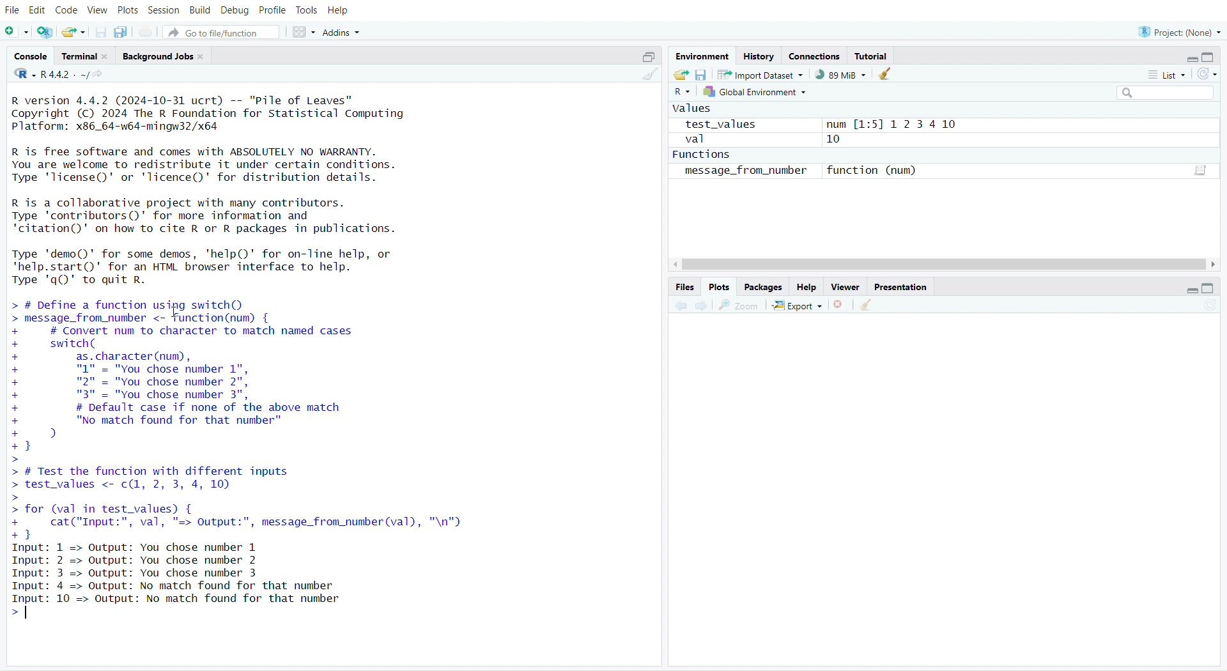 The height and width of the screenshot is (671, 1227). I want to click on Left, so click(674, 265).